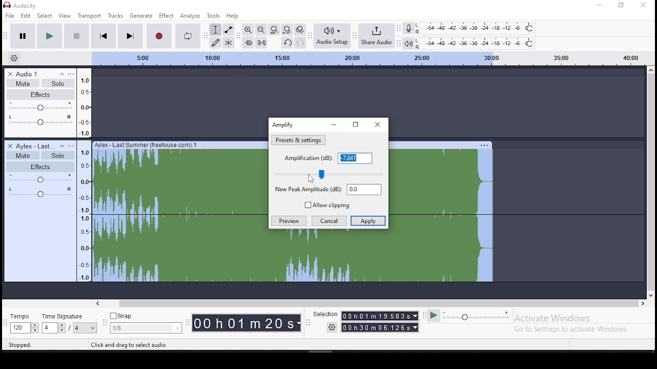 This screenshot has height=369, width=657. Describe the element at coordinates (598, 5) in the screenshot. I see `minimize` at that location.